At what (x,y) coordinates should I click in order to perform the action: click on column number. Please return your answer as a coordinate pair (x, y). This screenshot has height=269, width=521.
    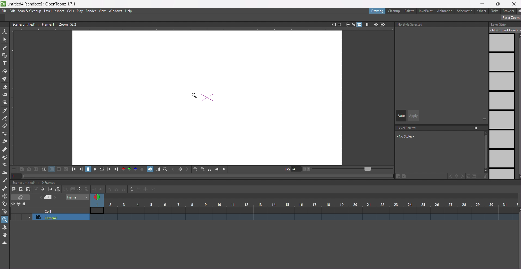
    Looking at the image, I should click on (305, 207).